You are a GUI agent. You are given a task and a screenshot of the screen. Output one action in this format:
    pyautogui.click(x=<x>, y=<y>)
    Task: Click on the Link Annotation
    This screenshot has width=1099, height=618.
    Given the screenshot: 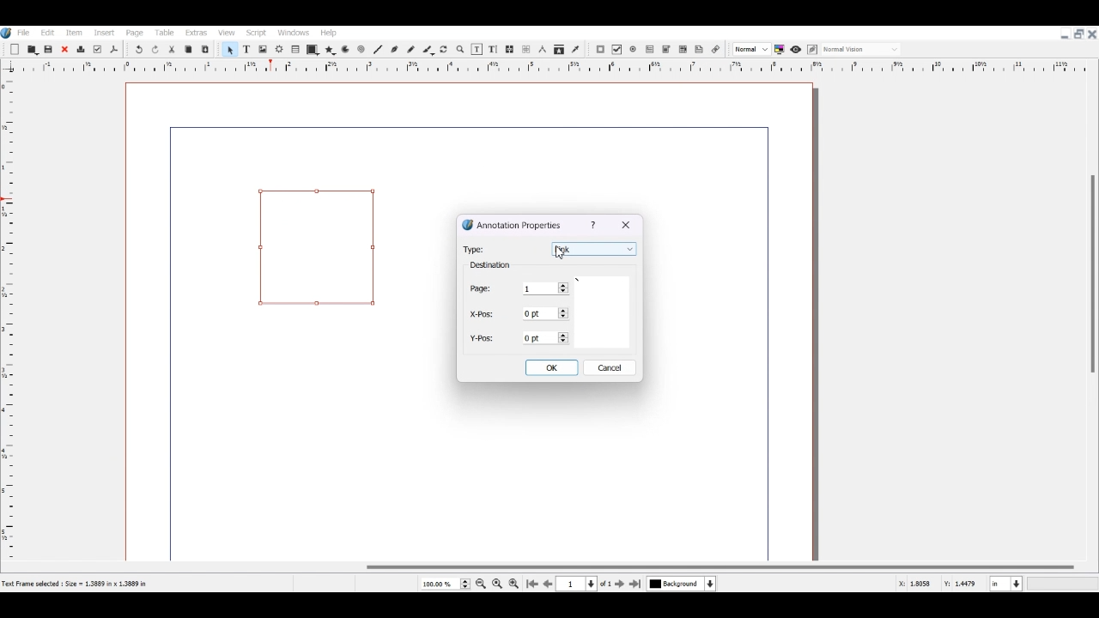 What is the action you would take?
    pyautogui.click(x=319, y=246)
    